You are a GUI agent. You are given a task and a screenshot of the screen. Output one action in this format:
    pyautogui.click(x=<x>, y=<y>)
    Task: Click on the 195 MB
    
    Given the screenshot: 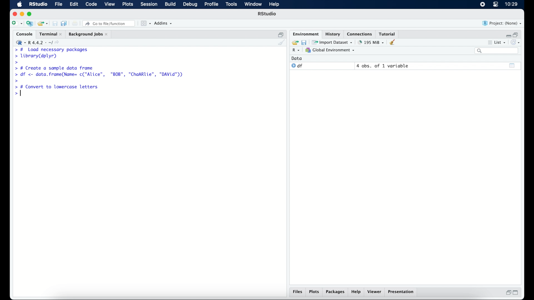 What is the action you would take?
    pyautogui.click(x=370, y=42)
    